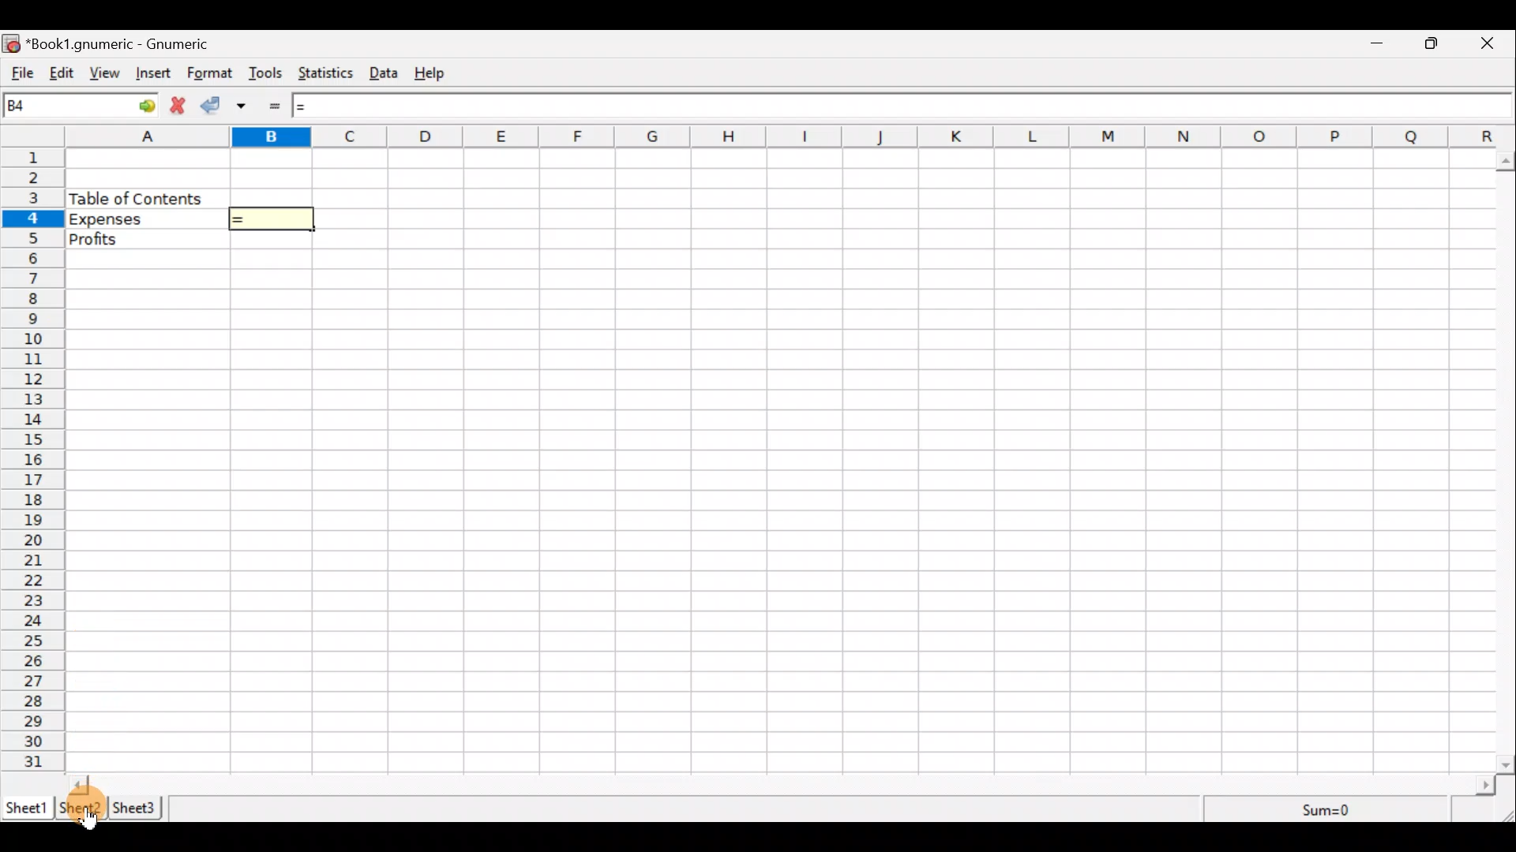 This screenshot has height=852, width=1516. I want to click on Sum=0, so click(1328, 811).